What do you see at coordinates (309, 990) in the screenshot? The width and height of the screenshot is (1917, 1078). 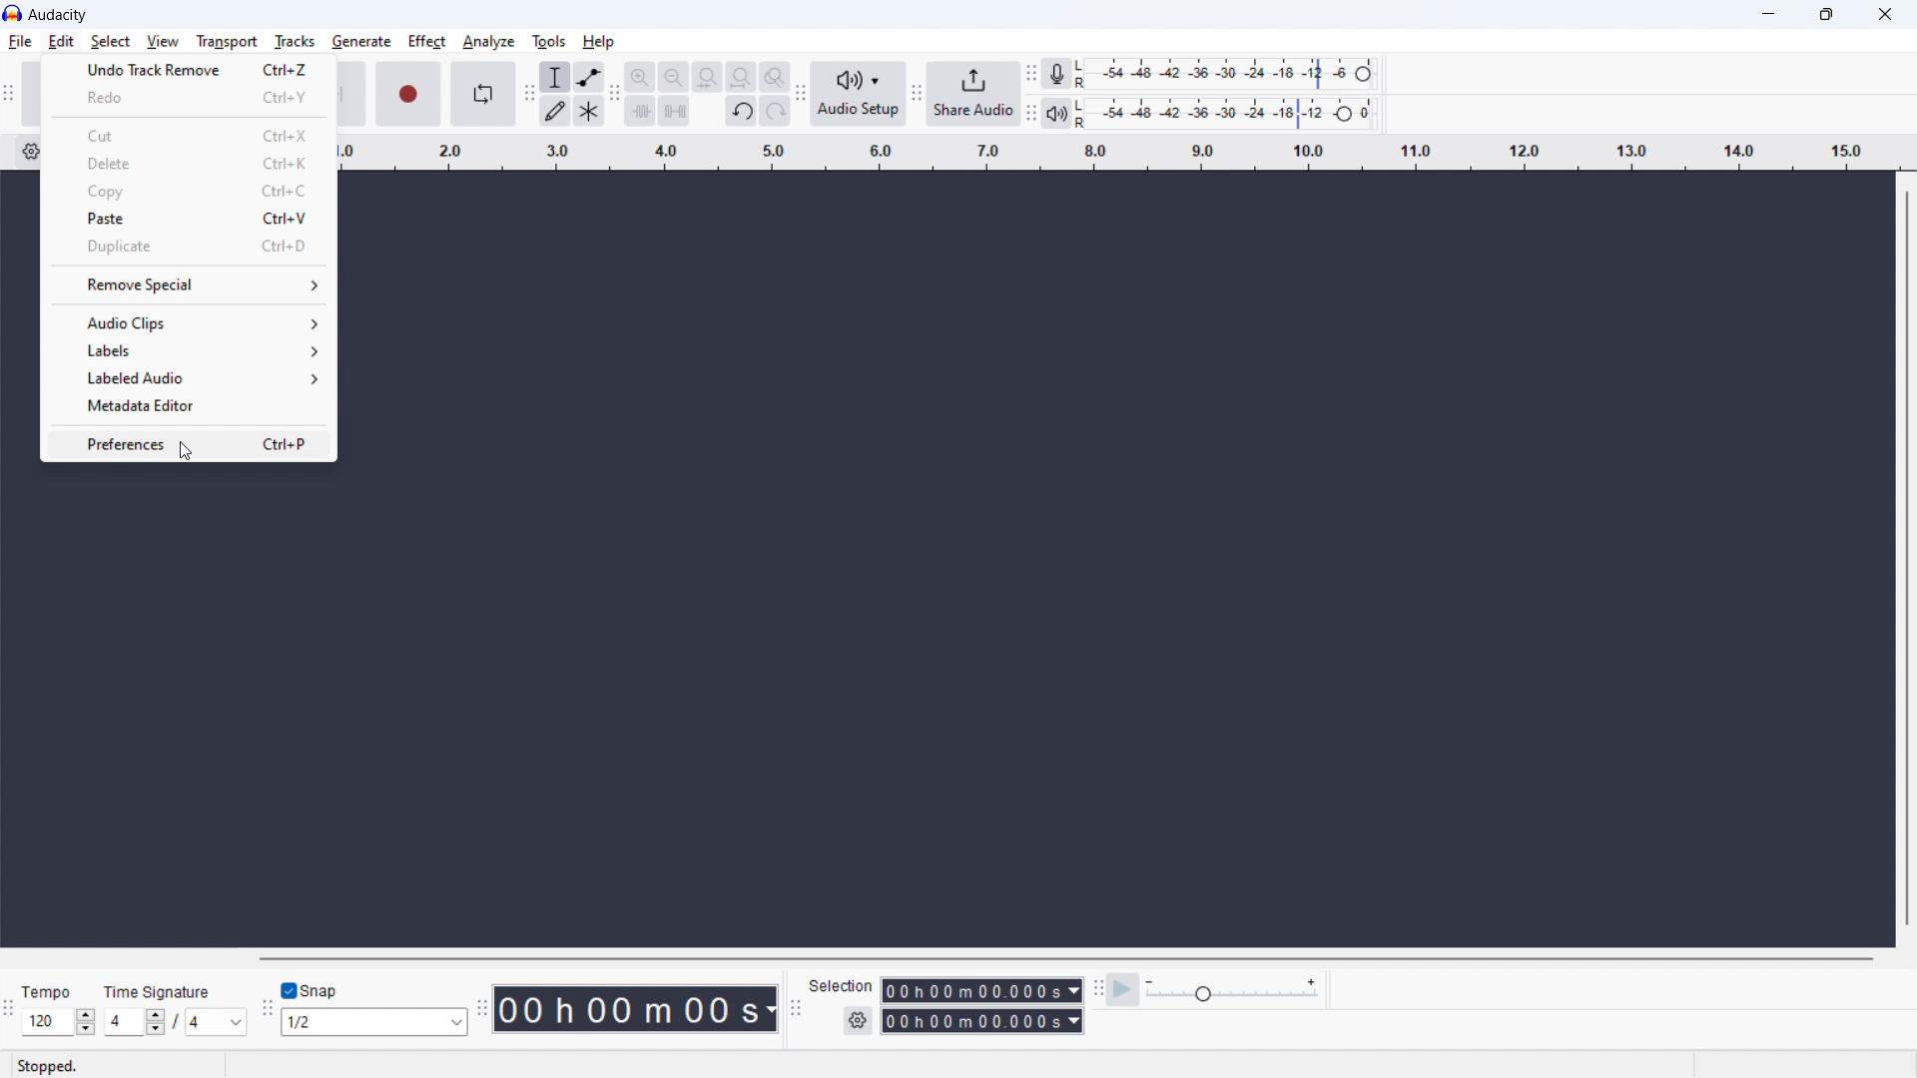 I see `toggle snap` at bounding box center [309, 990].